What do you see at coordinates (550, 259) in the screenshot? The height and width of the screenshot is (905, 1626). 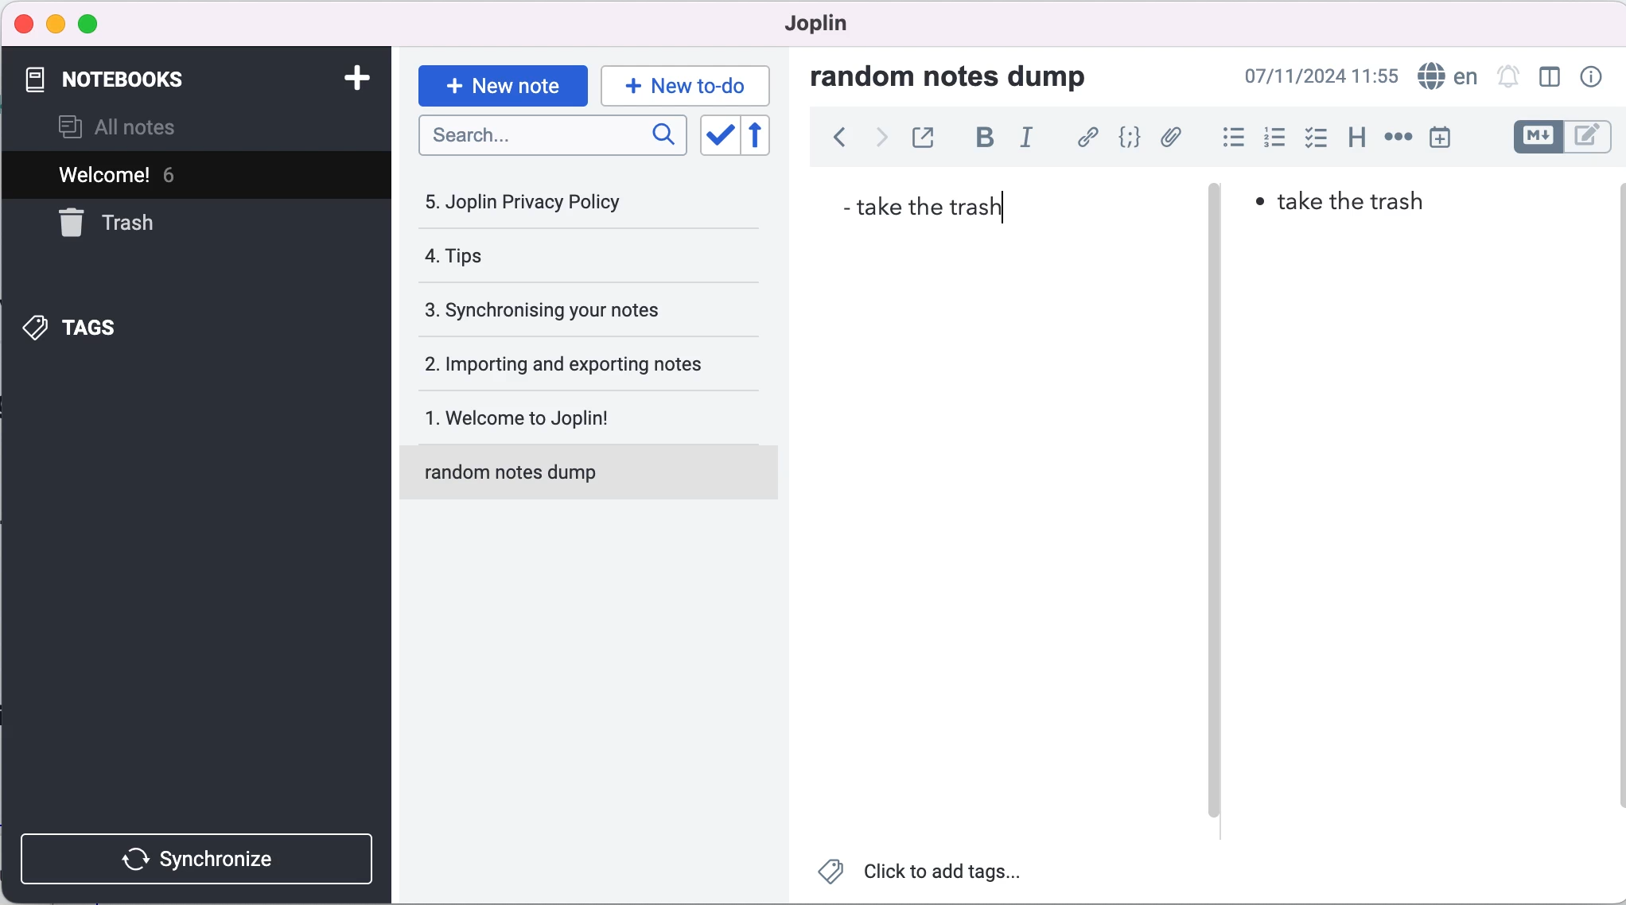 I see `tips` at bounding box center [550, 259].